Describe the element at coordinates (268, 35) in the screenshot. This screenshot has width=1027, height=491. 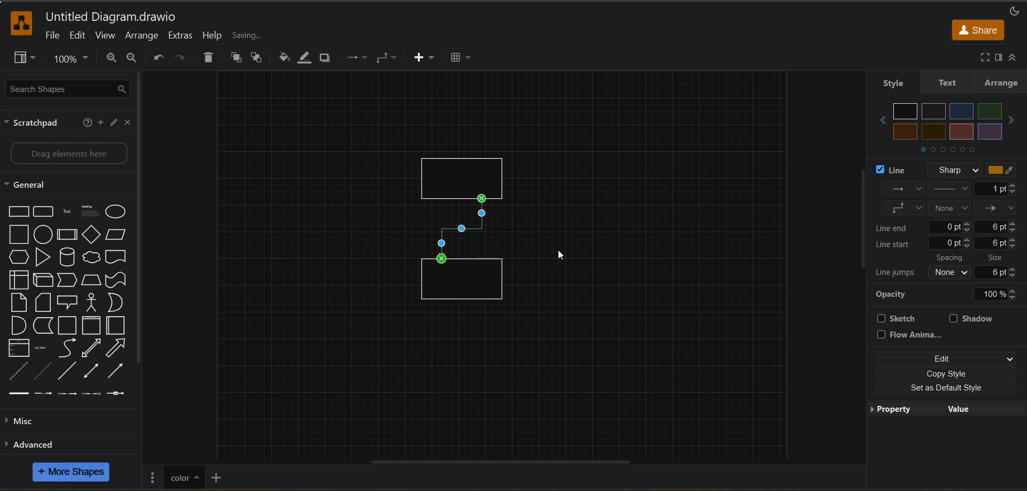
I see `all changes saved` at that location.